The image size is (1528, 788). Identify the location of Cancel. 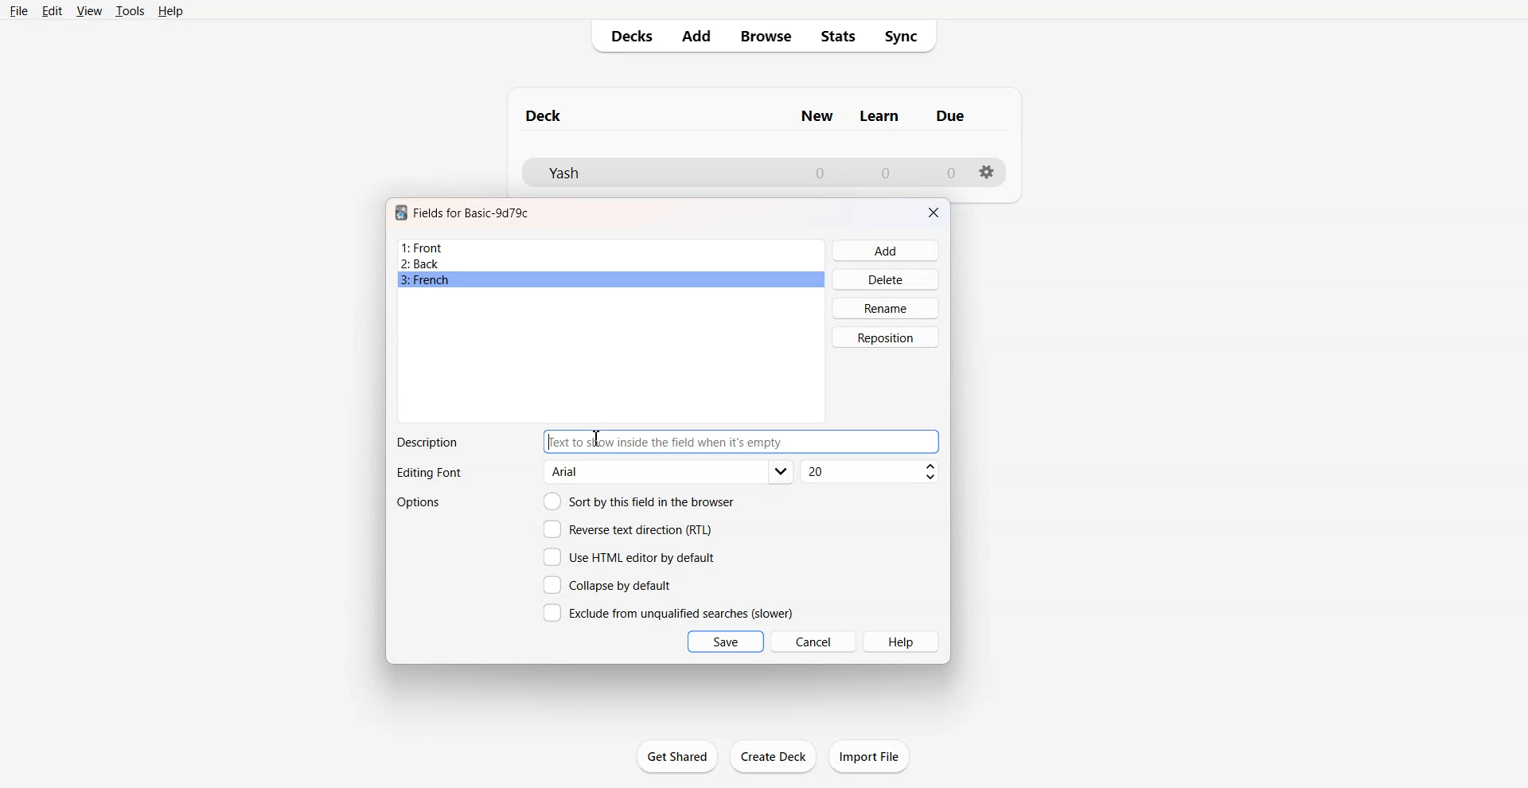
(814, 641).